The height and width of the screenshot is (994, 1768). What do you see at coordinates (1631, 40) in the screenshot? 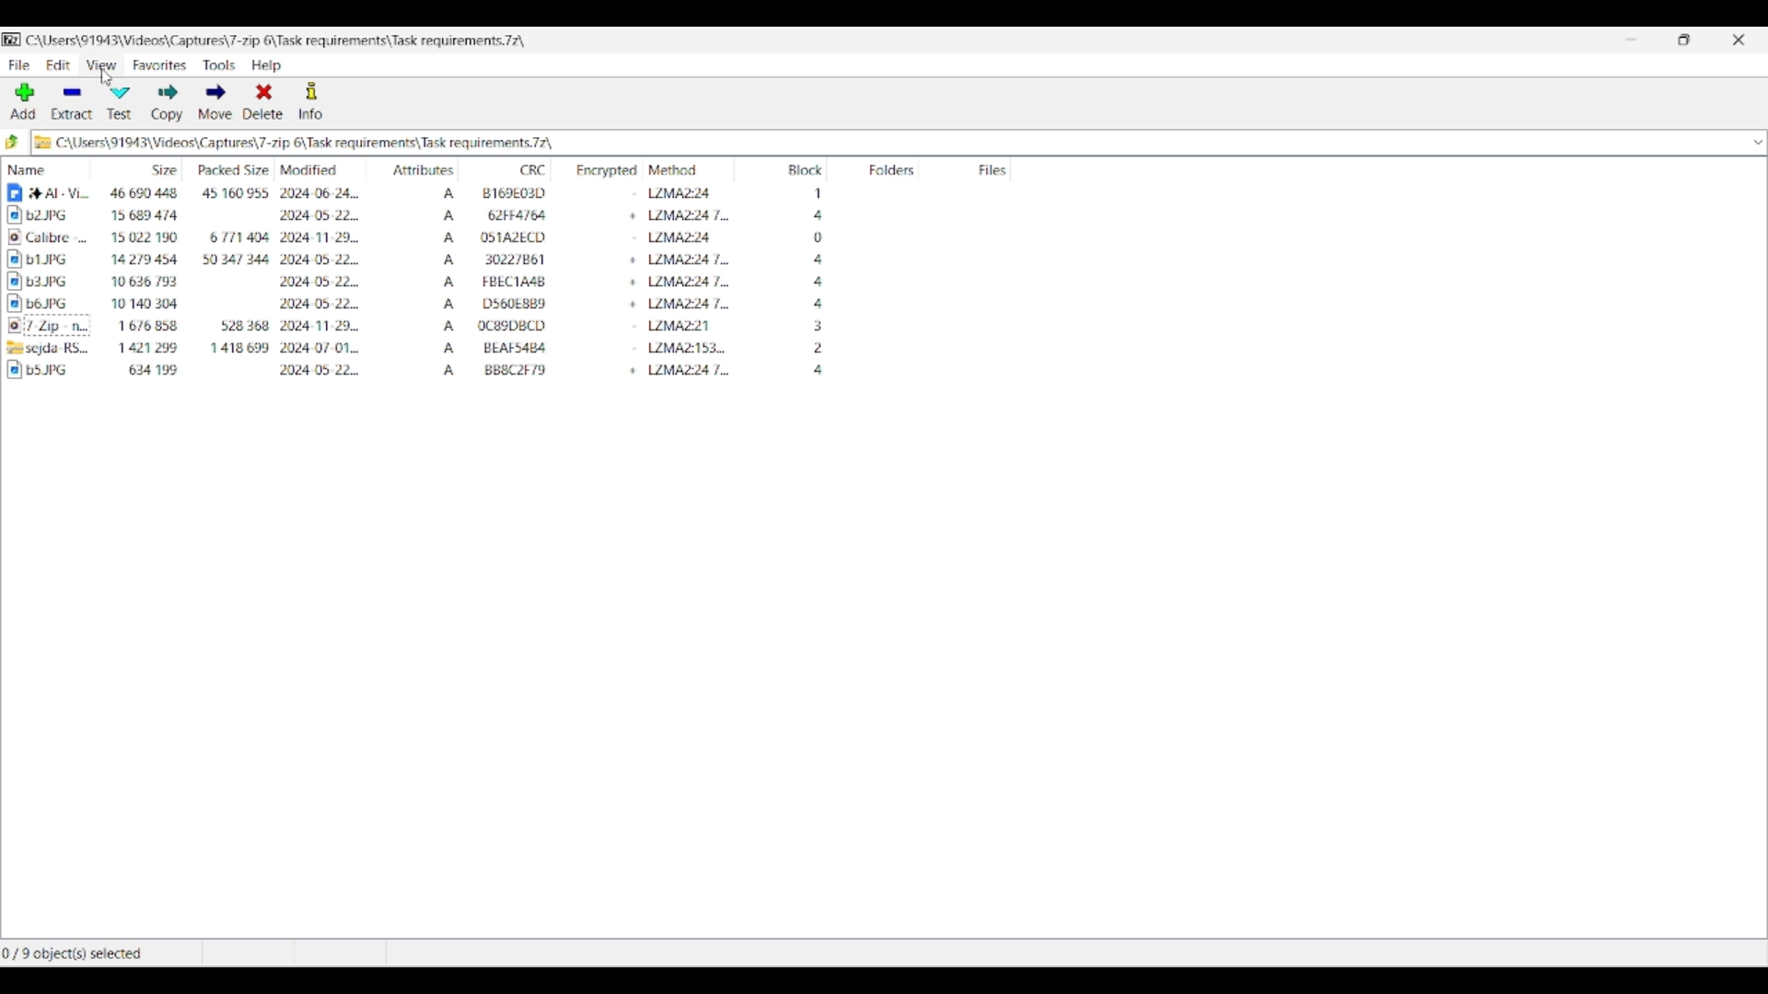
I see `Minimize` at bounding box center [1631, 40].